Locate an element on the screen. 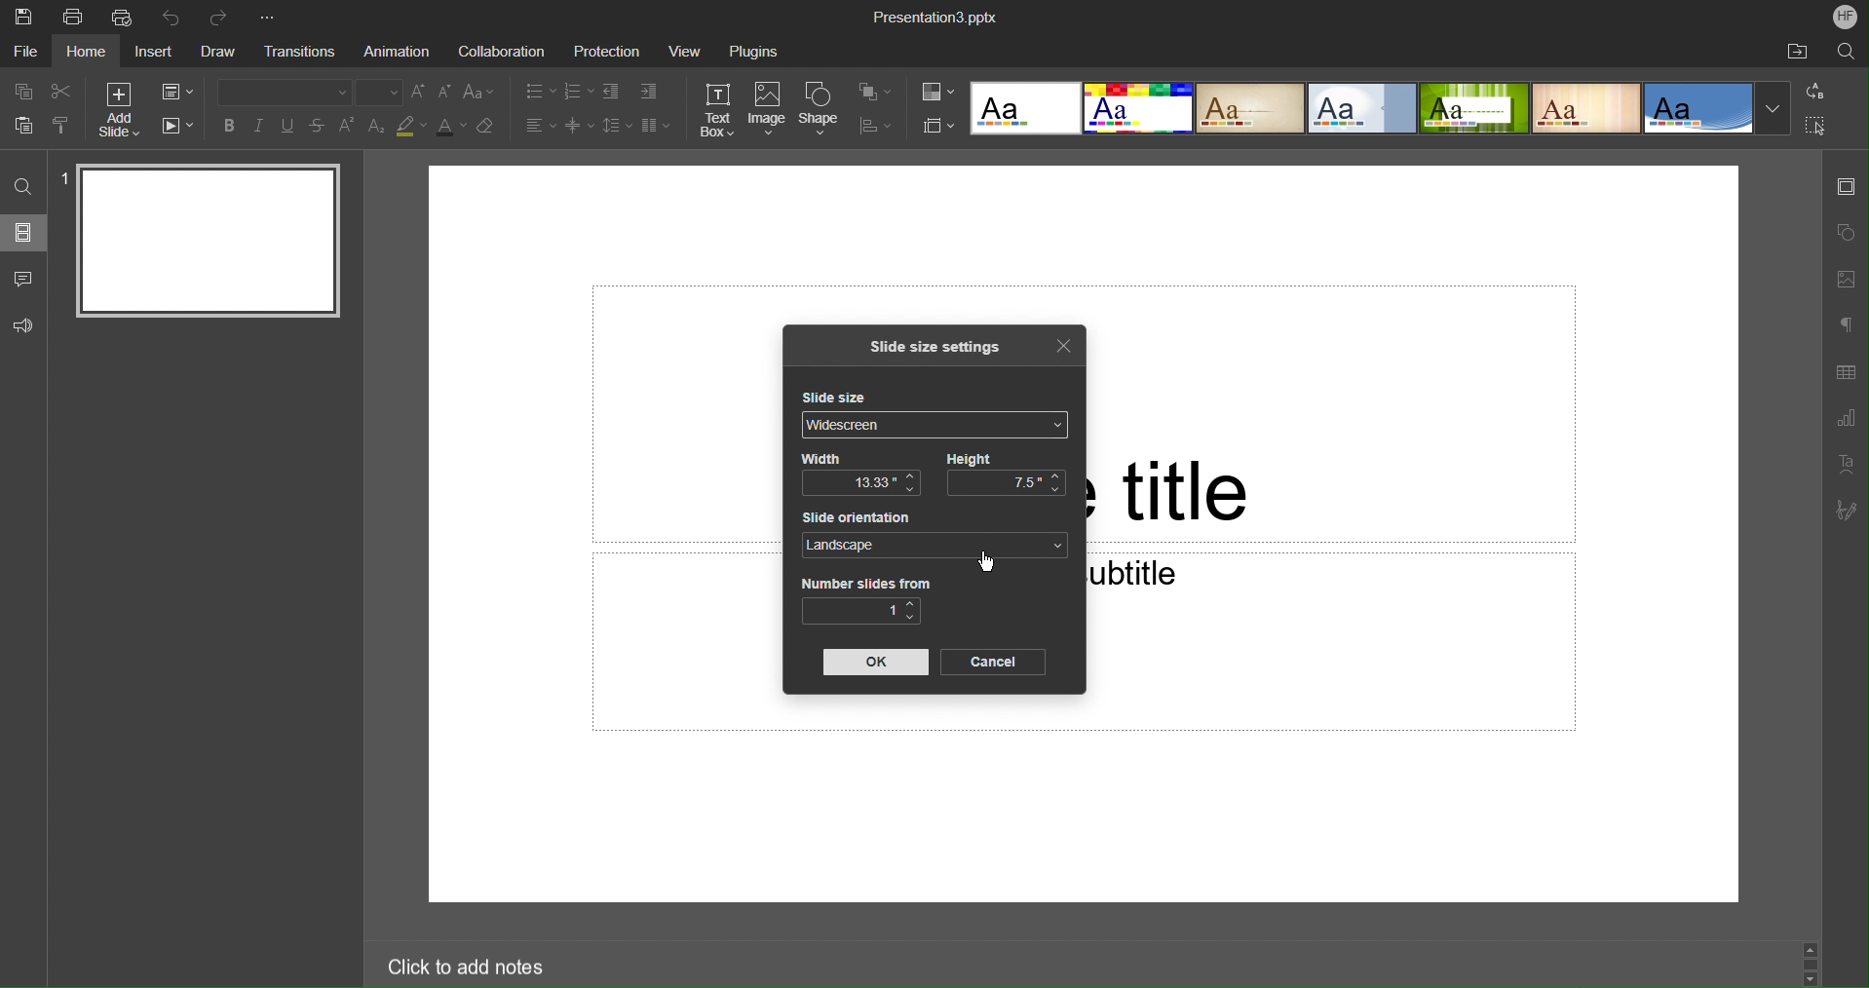 The width and height of the screenshot is (1869, 988). Graph is located at coordinates (1847, 419).